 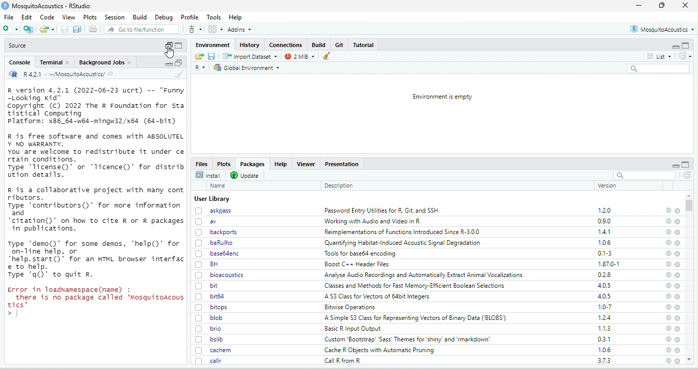 I want to click on Edit, so click(x=27, y=17).